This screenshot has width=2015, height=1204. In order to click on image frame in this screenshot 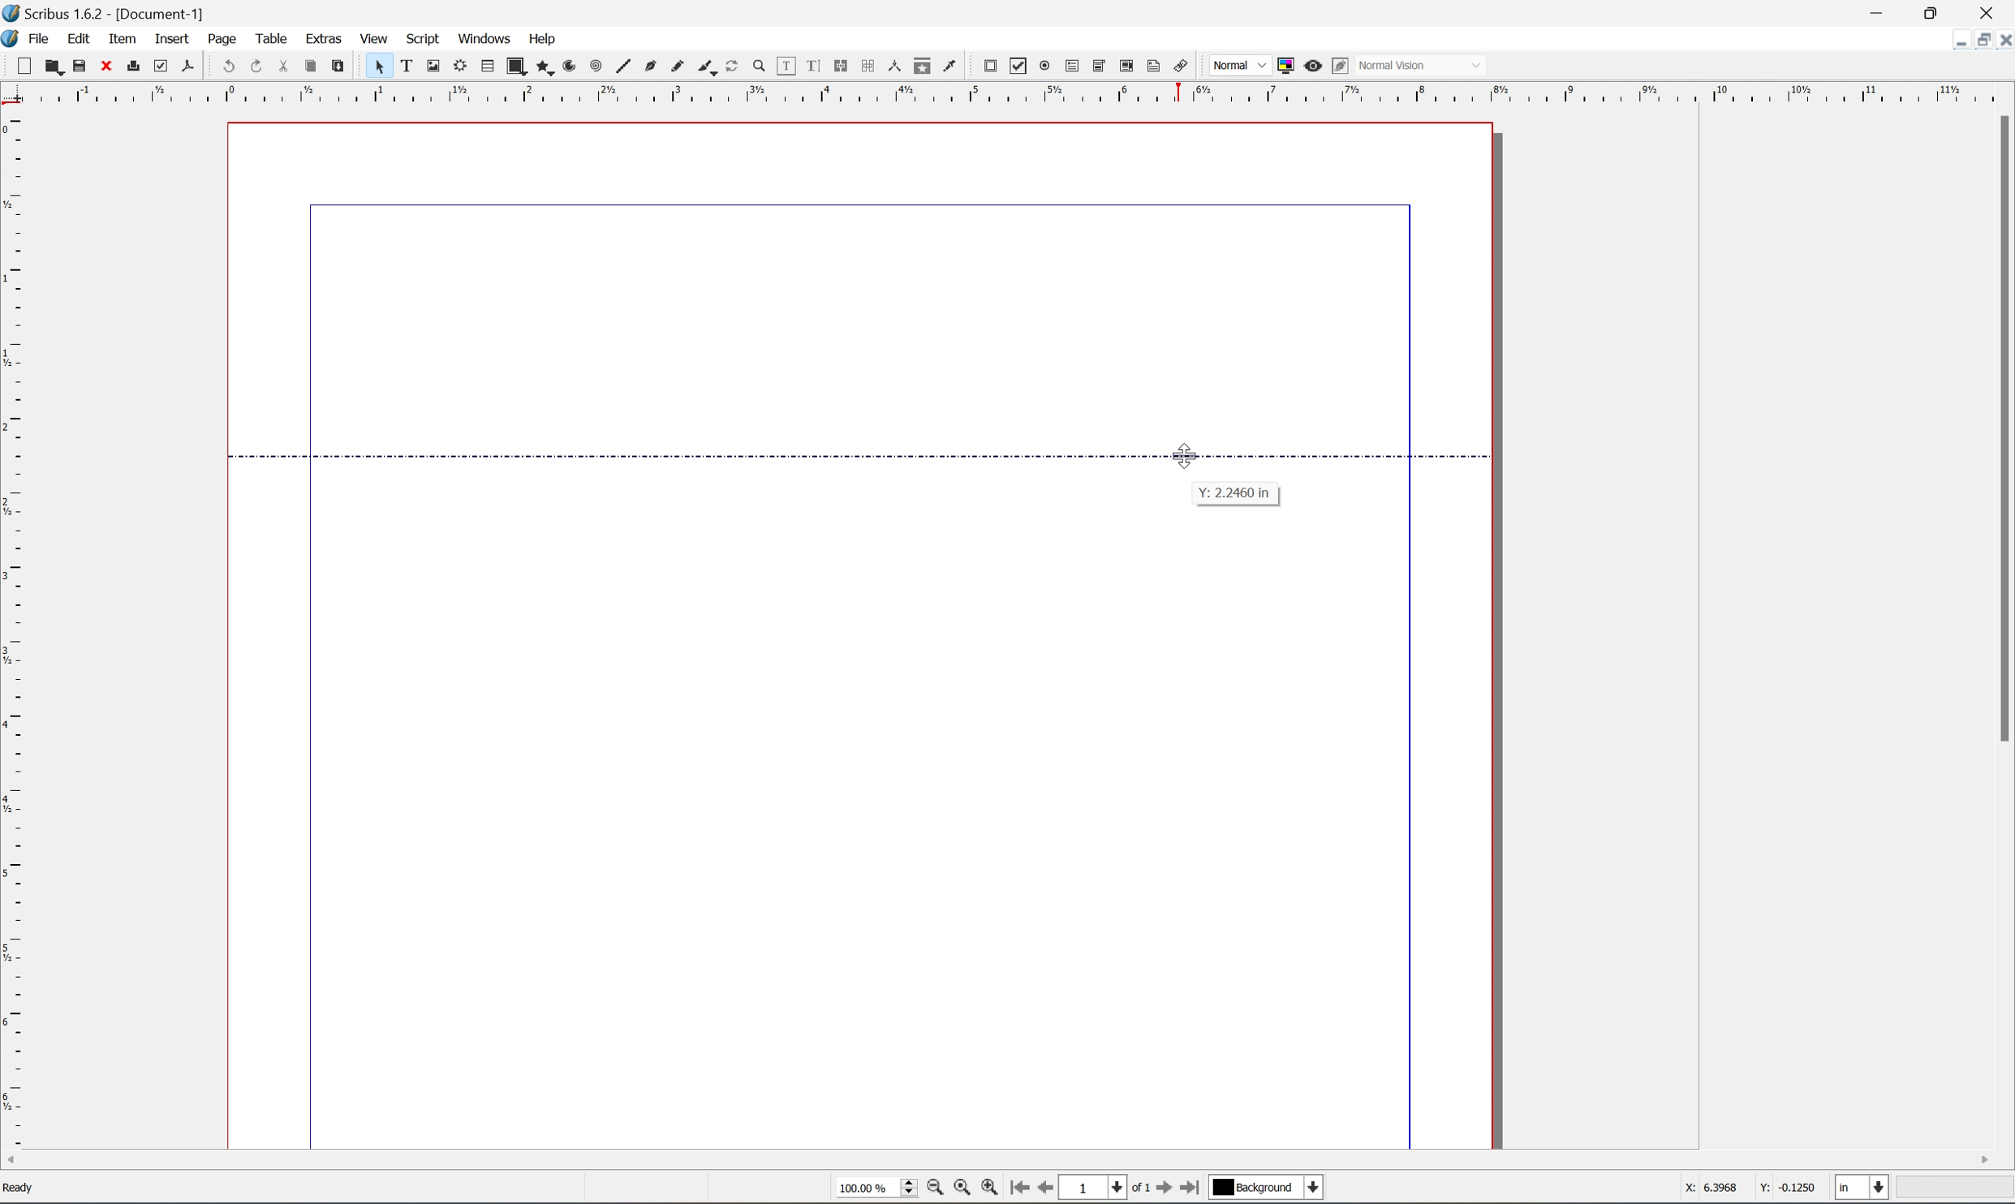, I will do `click(434, 67)`.